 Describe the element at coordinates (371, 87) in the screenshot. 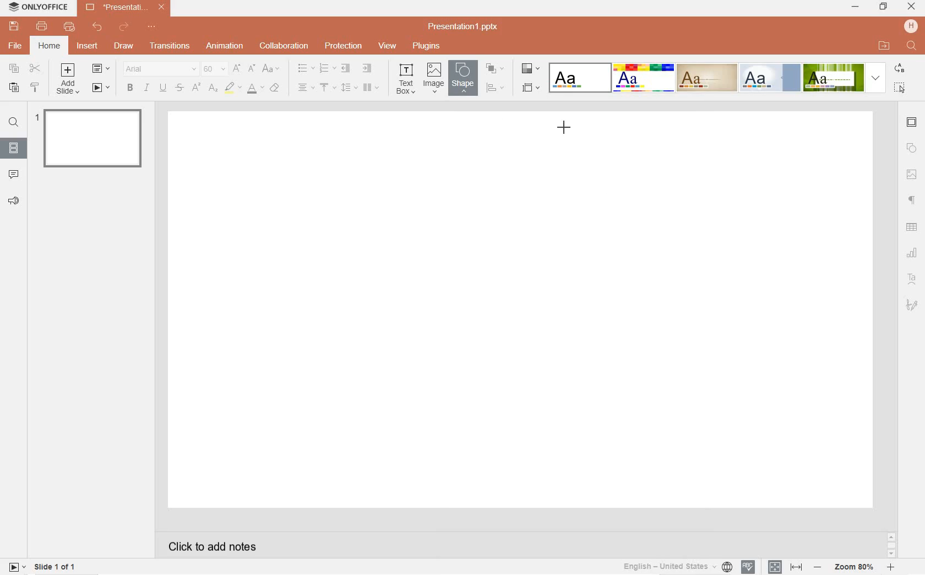

I see `insert columns` at that location.